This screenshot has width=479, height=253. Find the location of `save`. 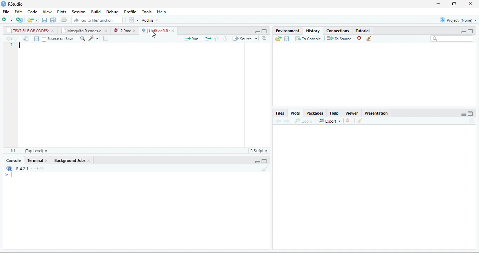

save is located at coordinates (45, 20).